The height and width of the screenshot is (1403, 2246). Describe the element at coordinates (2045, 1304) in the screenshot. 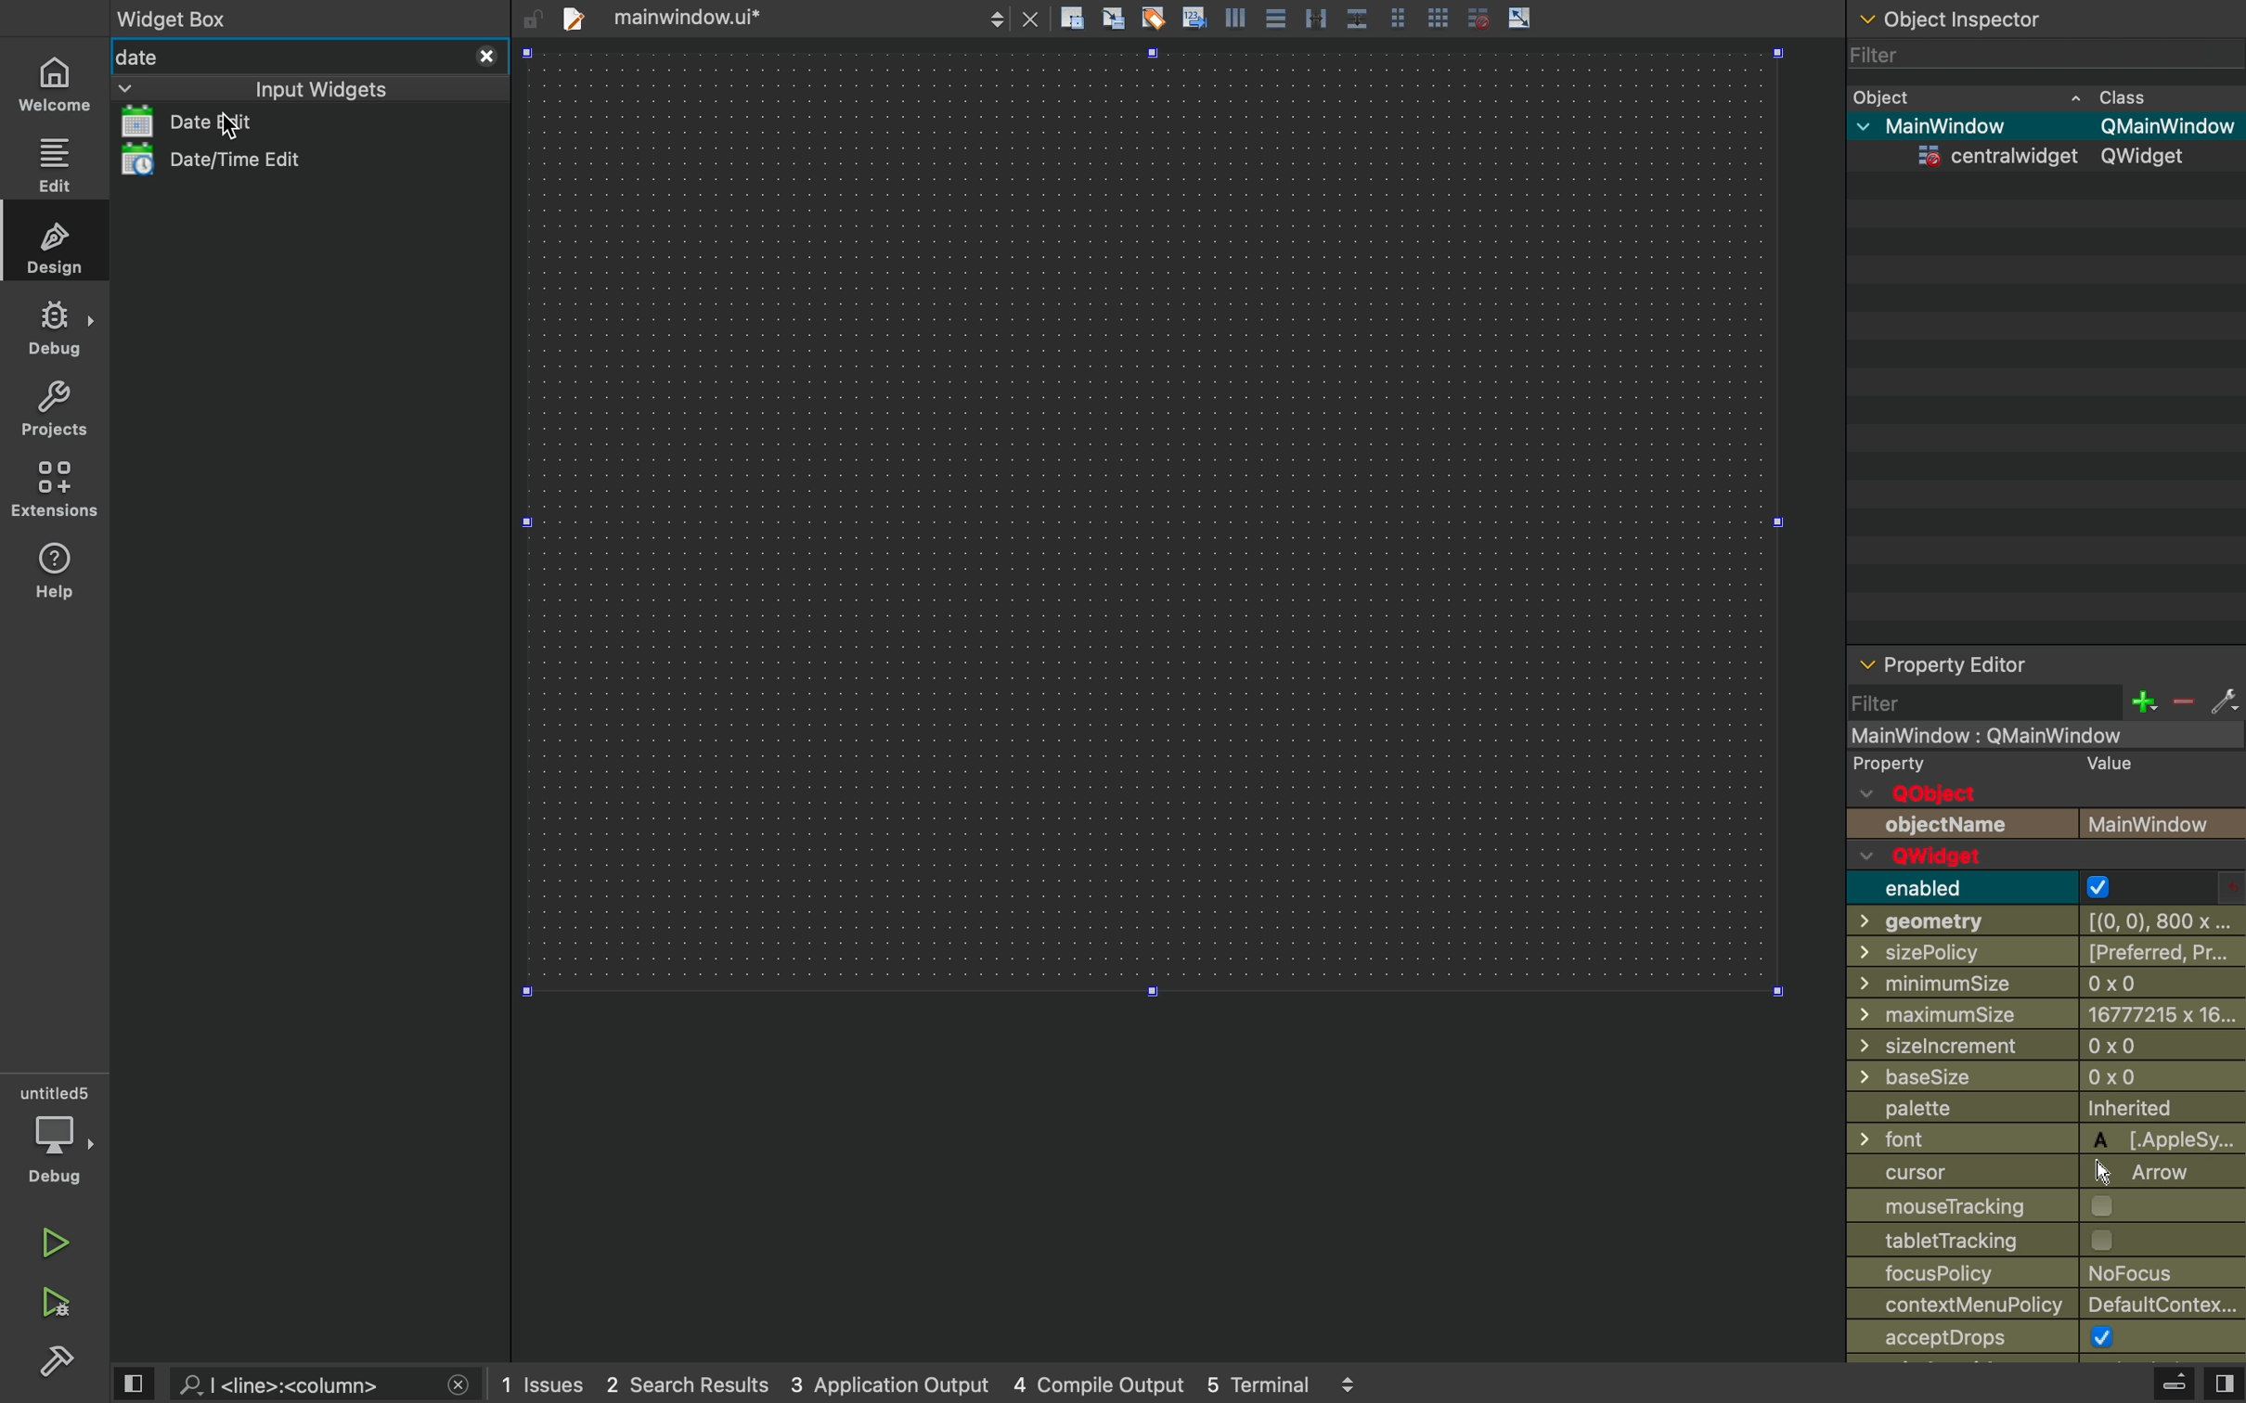

I see `contextmenupolicy` at that location.